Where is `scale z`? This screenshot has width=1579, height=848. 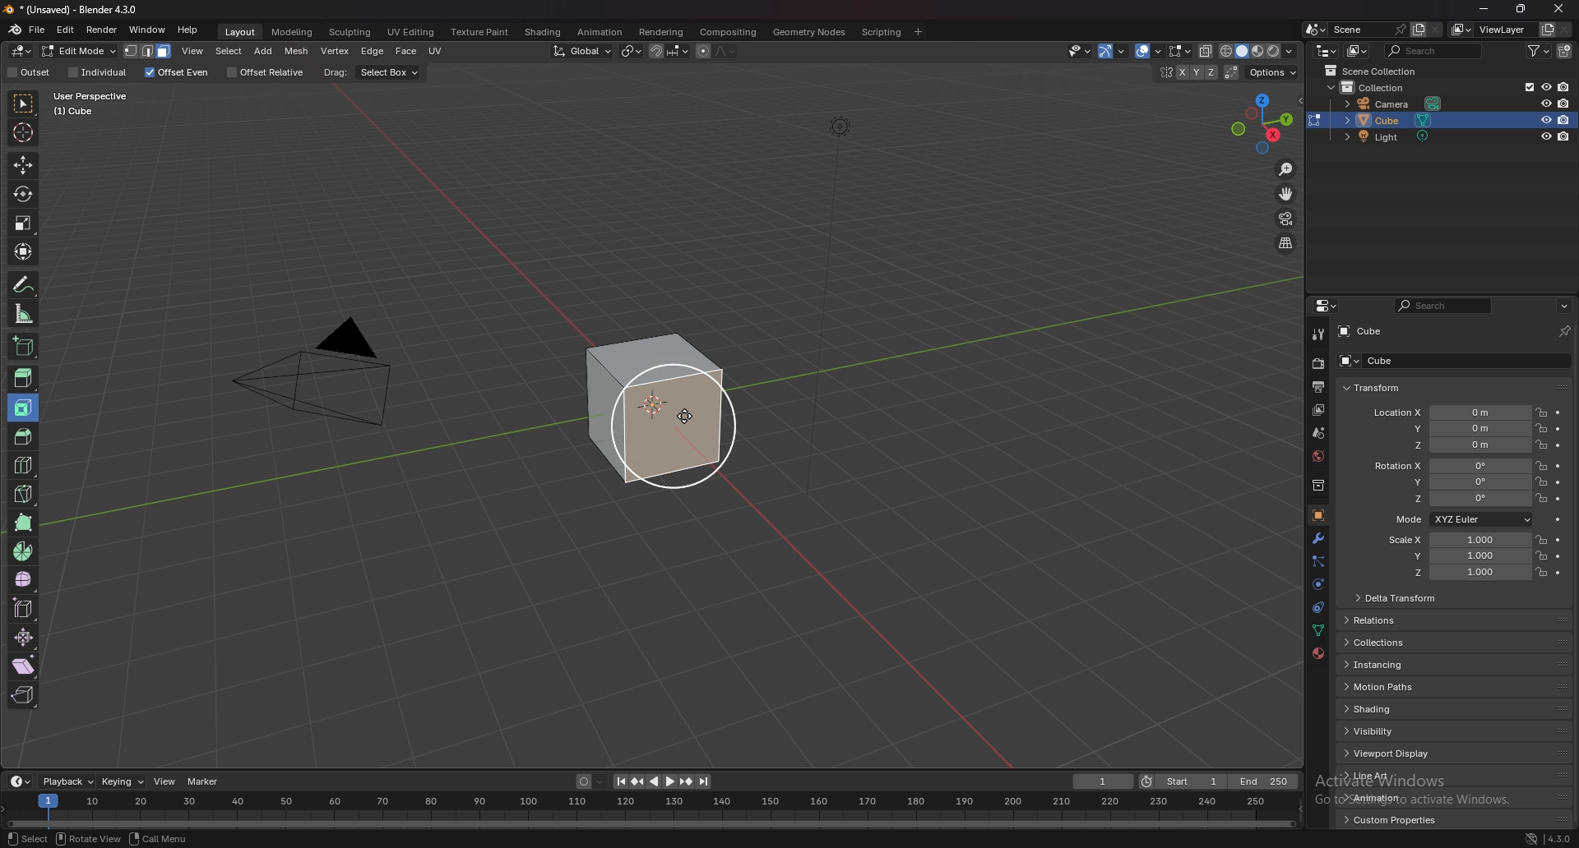
scale z is located at coordinates (1457, 573).